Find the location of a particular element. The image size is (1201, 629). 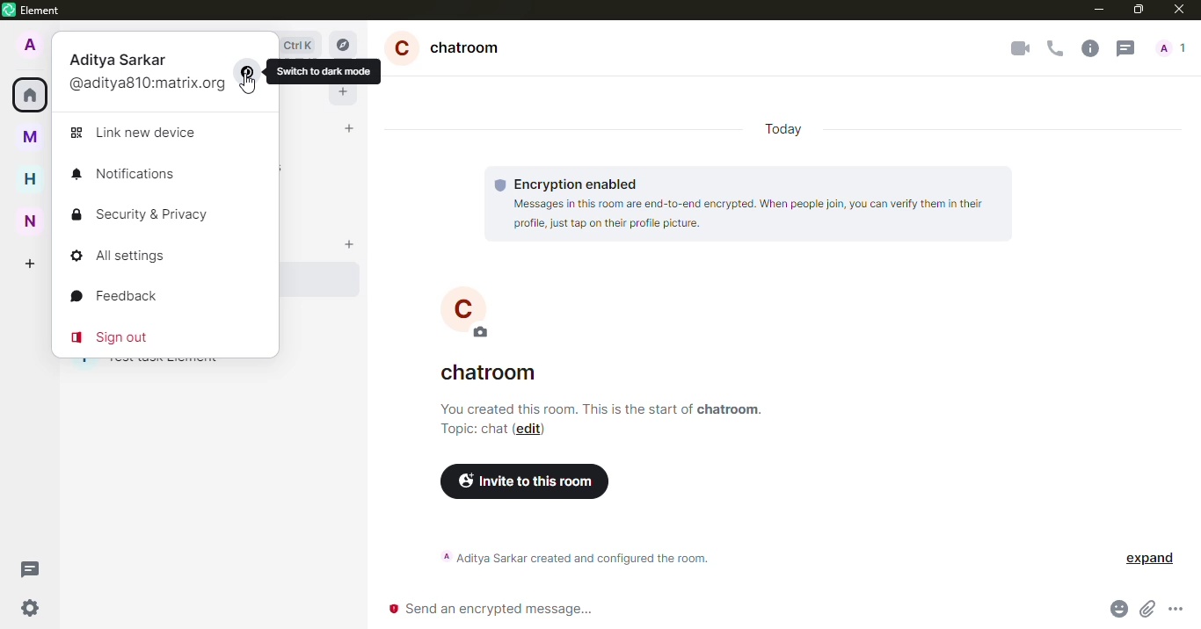

quick settings is located at coordinates (27, 607).